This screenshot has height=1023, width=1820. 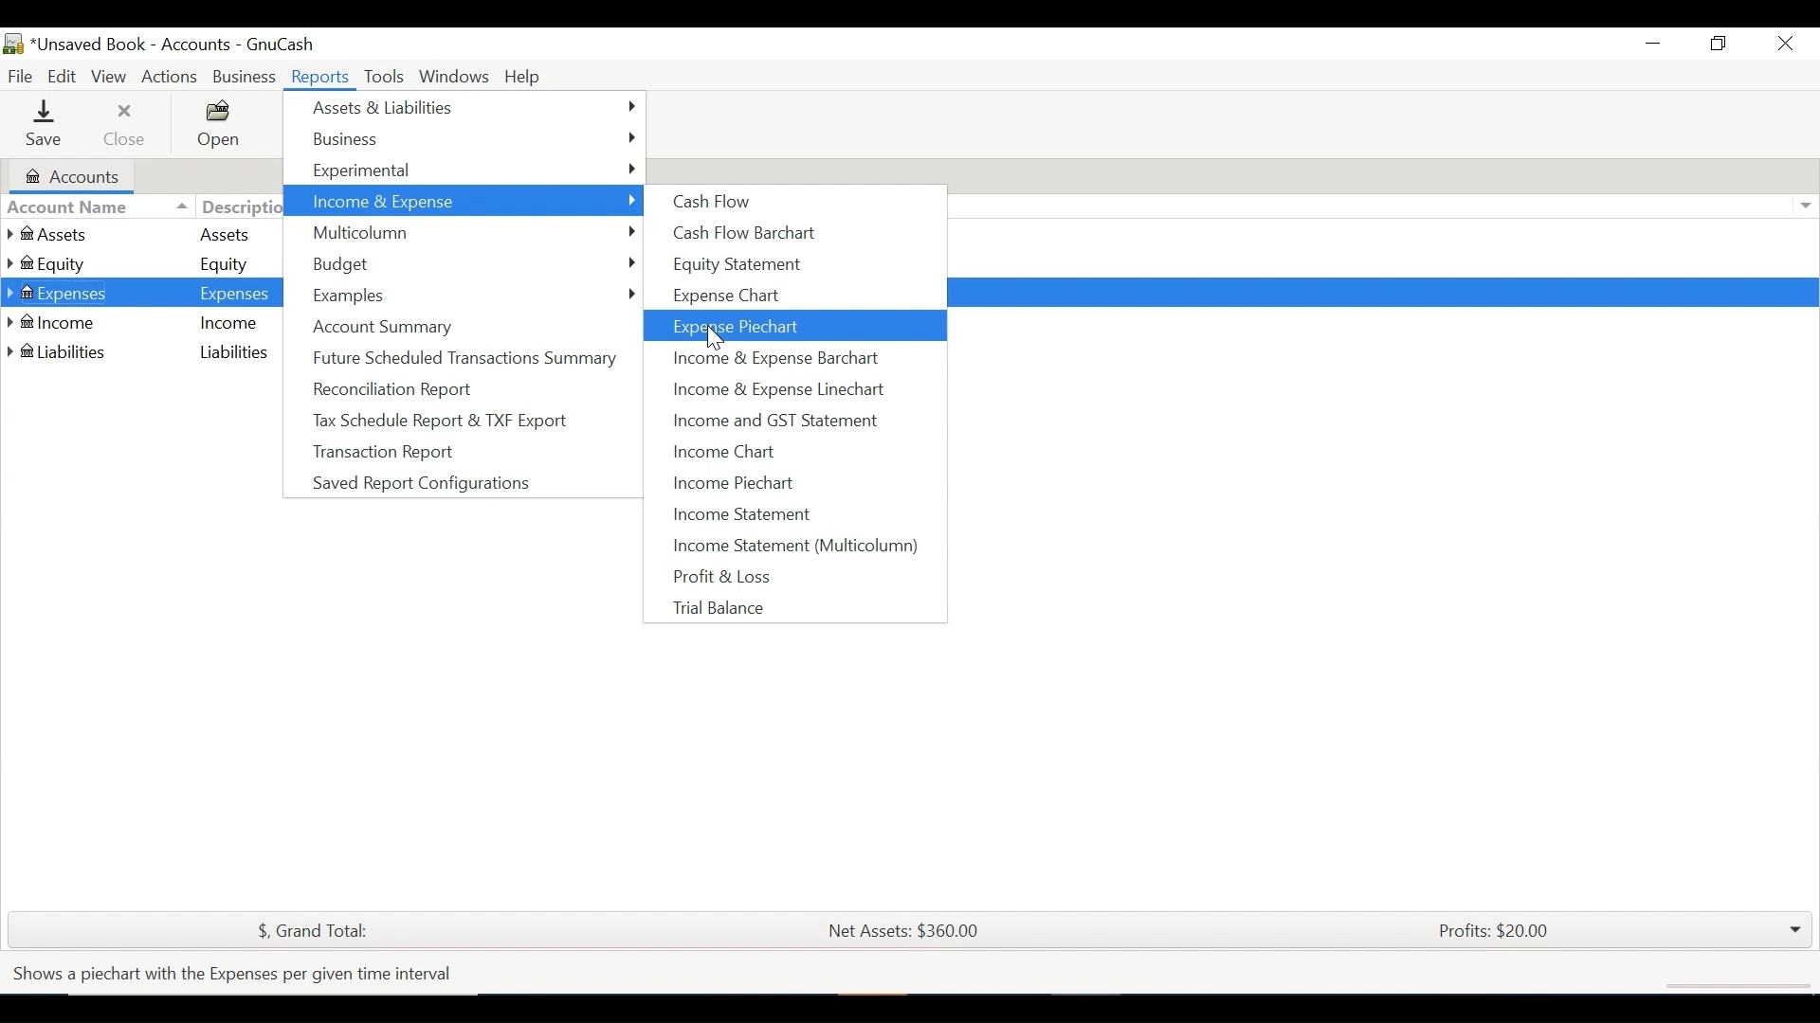 What do you see at coordinates (1803, 206) in the screenshot?
I see `Expand` at bounding box center [1803, 206].